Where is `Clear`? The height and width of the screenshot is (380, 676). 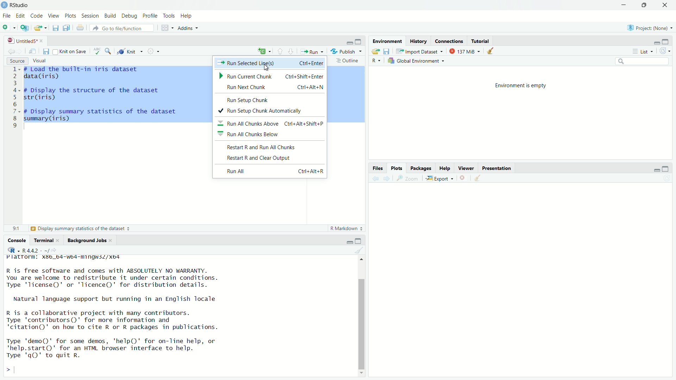 Clear is located at coordinates (492, 51).